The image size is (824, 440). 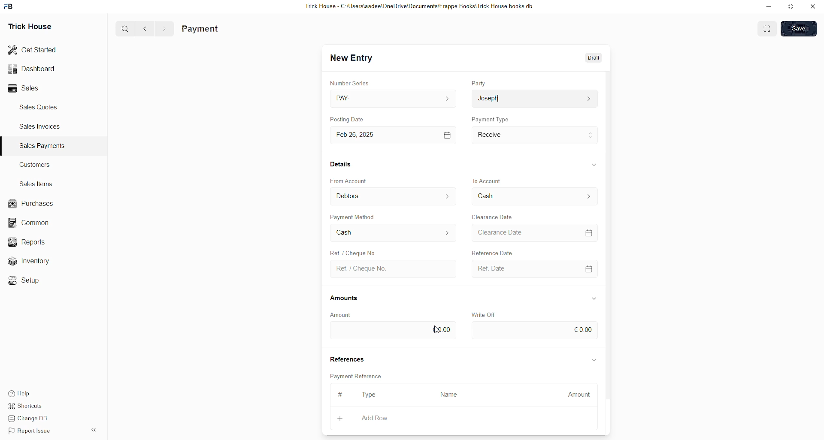 What do you see at coordinates (36, 184) in the screenshot?
I see `Sales Items` at bounding box center [36, 184].